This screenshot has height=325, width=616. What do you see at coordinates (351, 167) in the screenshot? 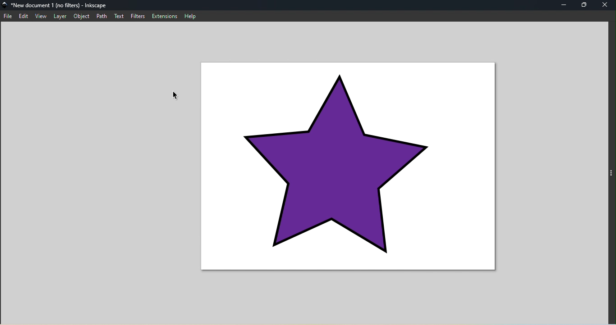
I see `Canvas` at bounding box center [351, 167].